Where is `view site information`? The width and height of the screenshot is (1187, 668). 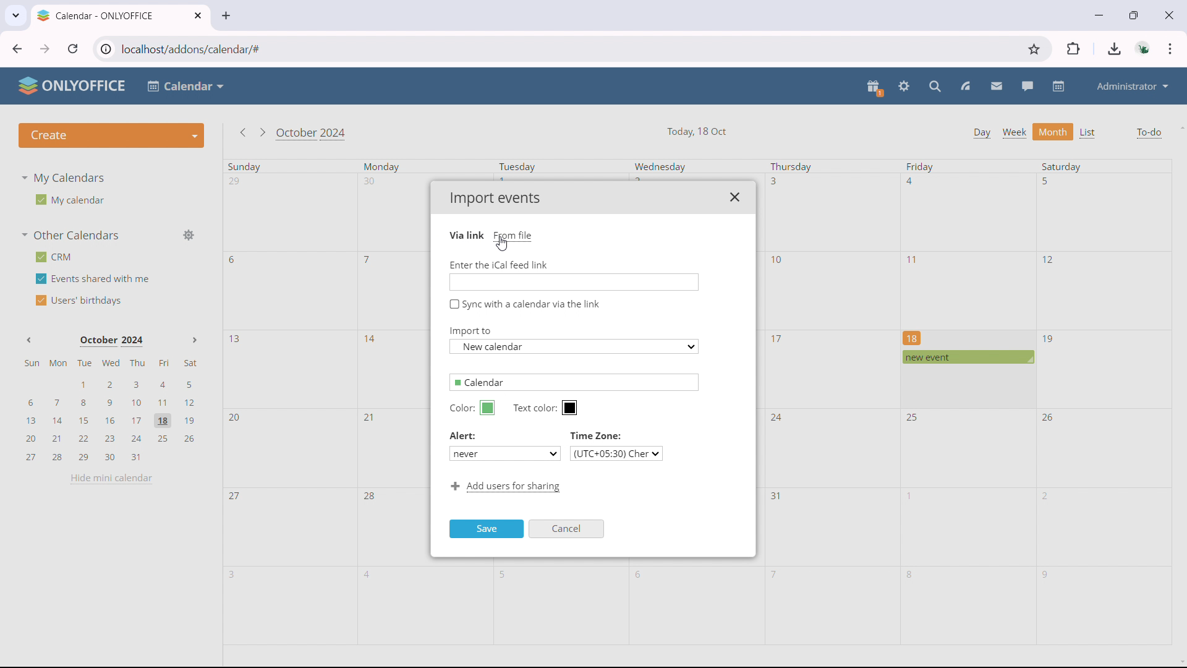
view site information is located at coordinates (104, 49).